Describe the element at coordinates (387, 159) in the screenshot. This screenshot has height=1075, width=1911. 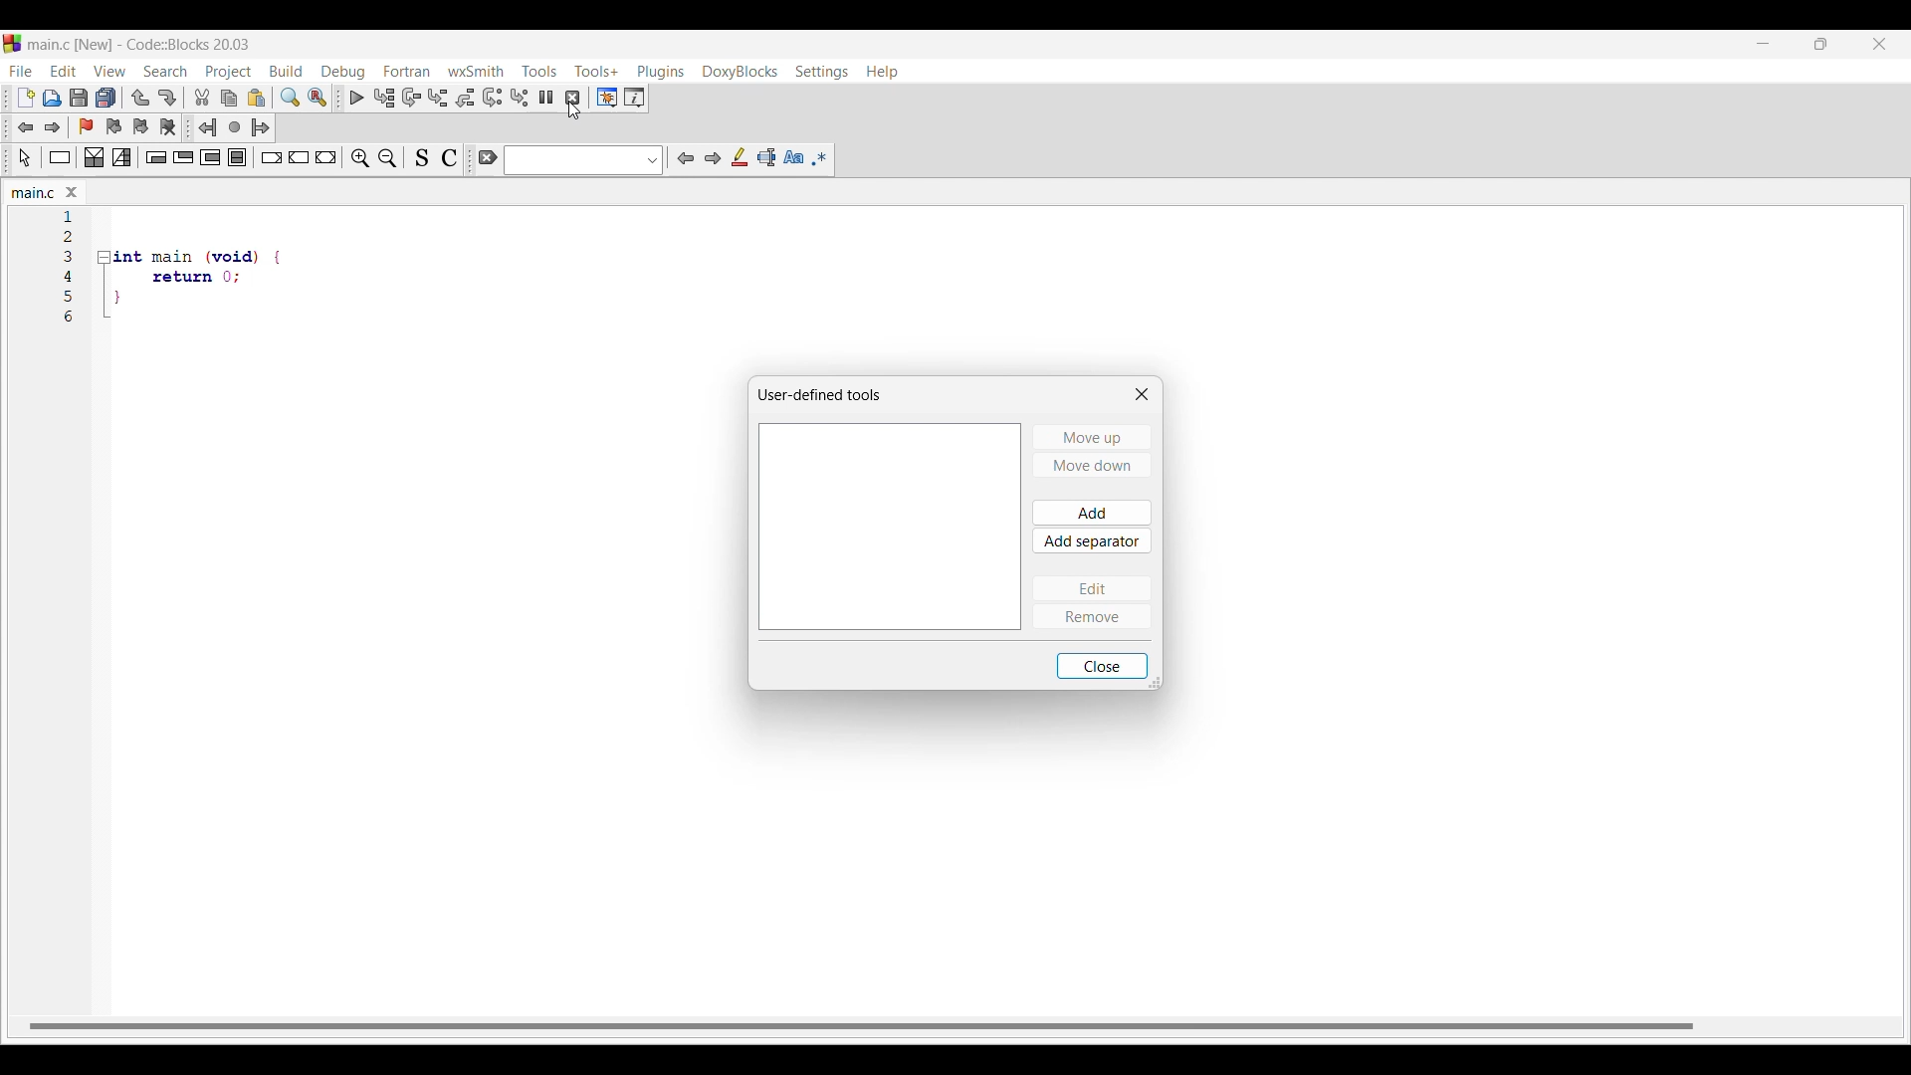
I see `Zoom out` at that location.